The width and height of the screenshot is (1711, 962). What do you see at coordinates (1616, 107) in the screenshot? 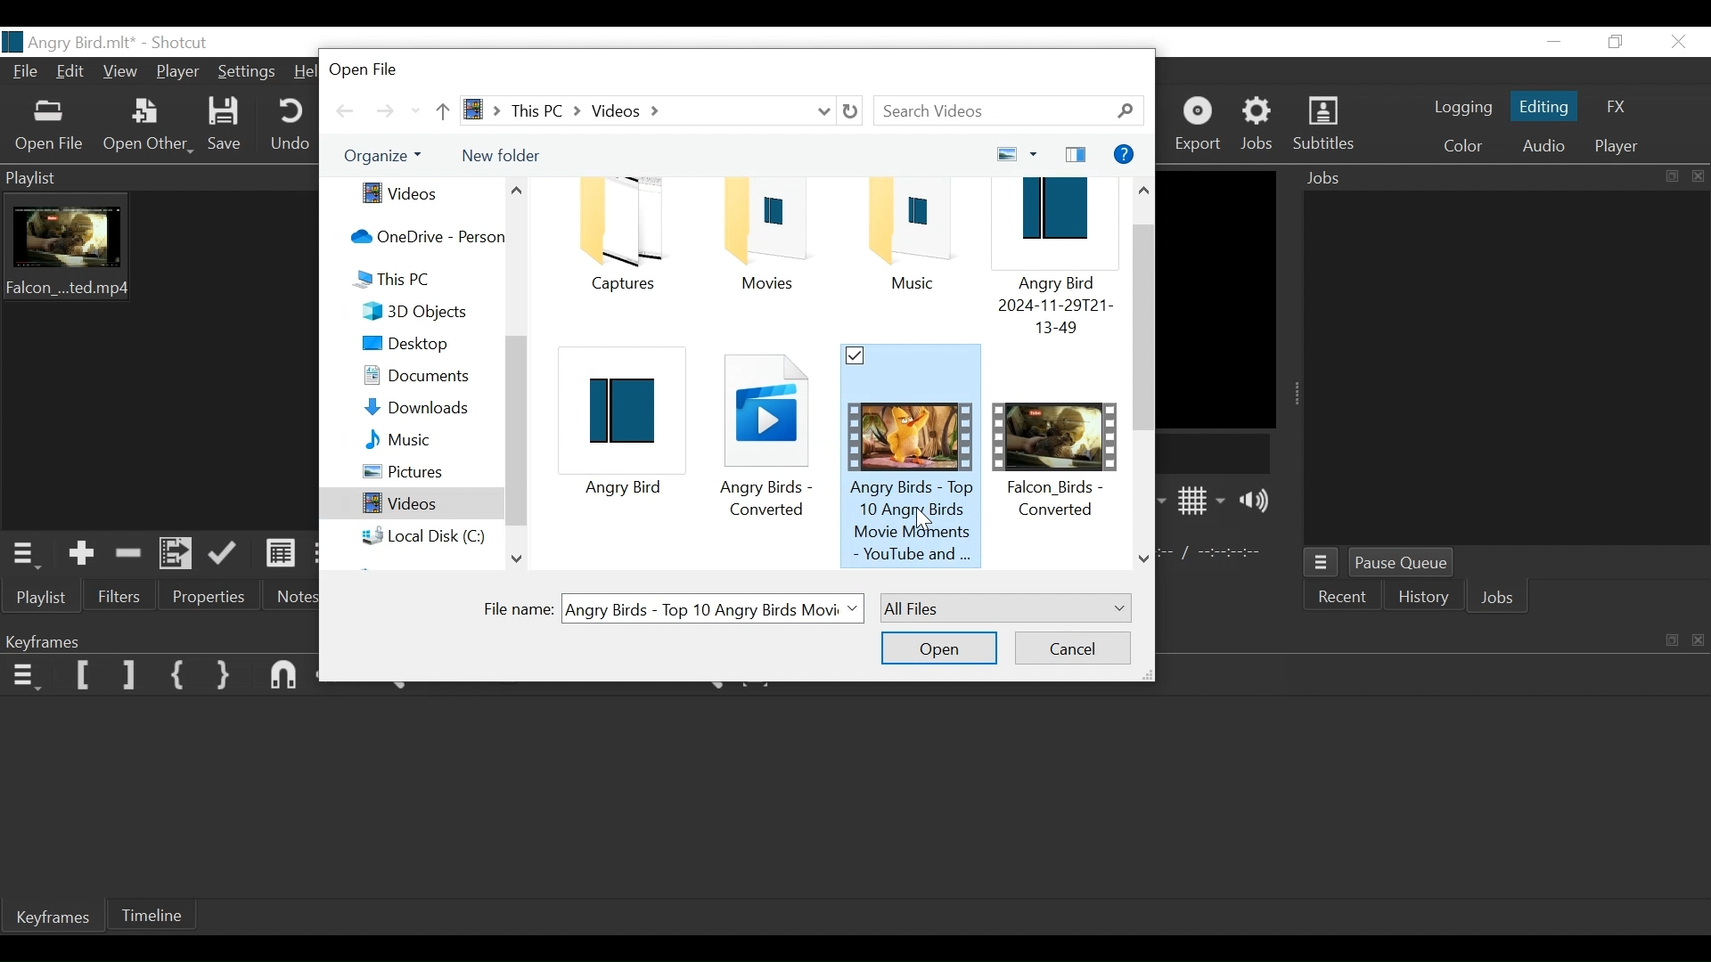
I see `FX` at bounding box center [1616, 107].